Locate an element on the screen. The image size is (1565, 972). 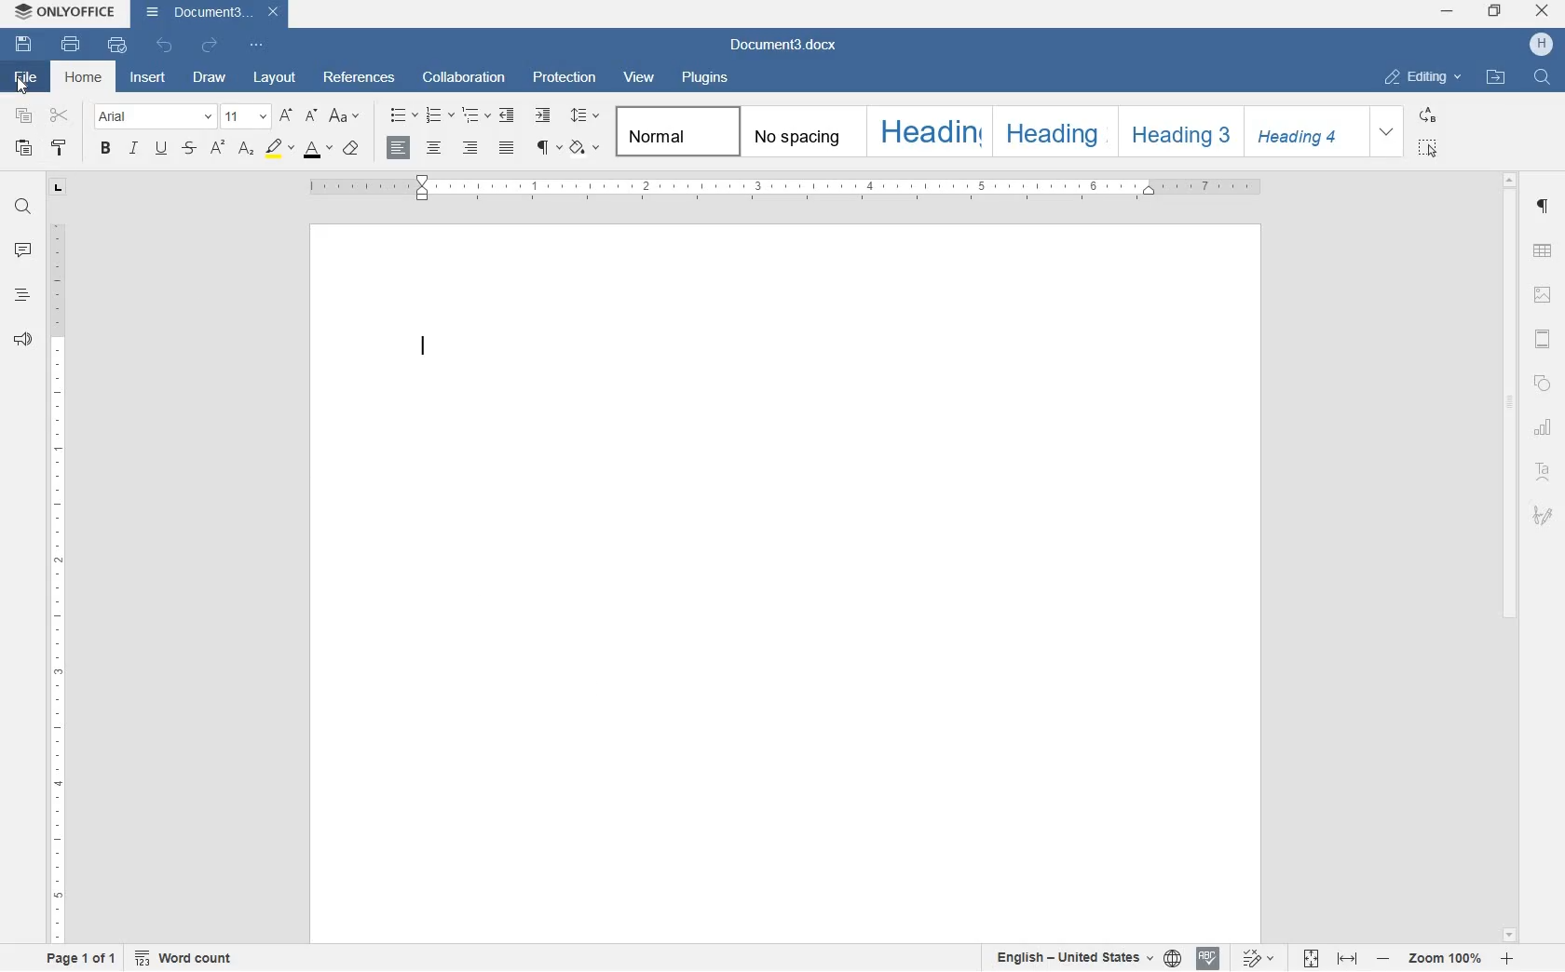
page 1 of 1 is located at coordinates (81, 961).